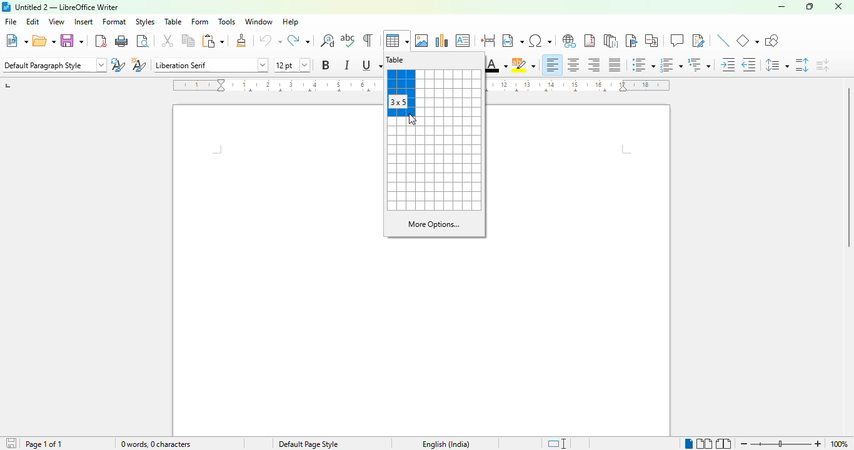 The height and width of the screenshot is (450, 854). I want to click on basic shapes, so click(748, 41).